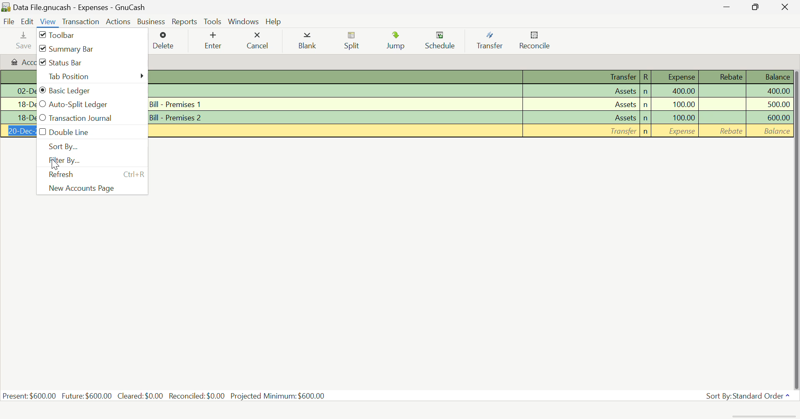  I want to click on Date, so click(17, 131).